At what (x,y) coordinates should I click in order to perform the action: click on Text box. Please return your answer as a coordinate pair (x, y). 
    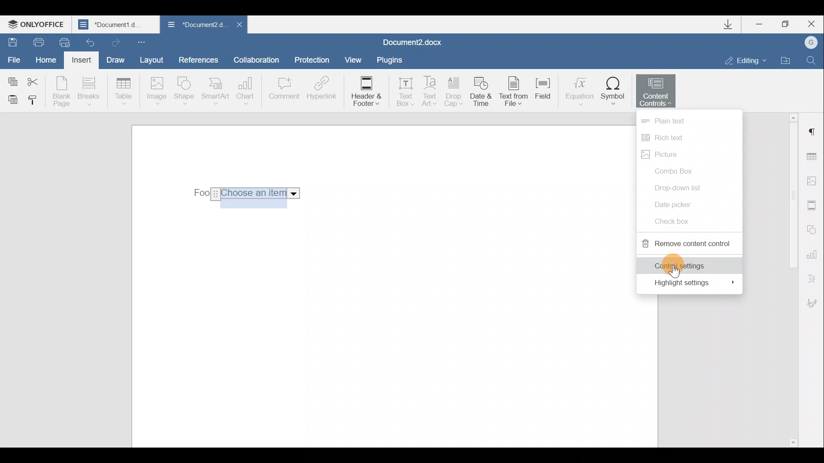
    Looking at the image, I should click on (403, 93).